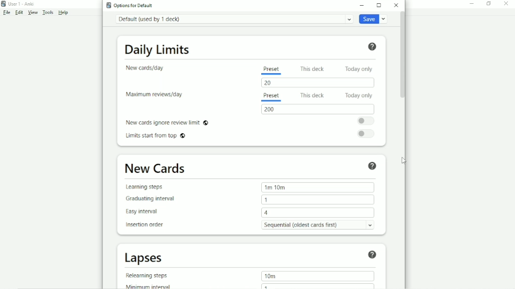  I want to click on File, so click(7, 12).